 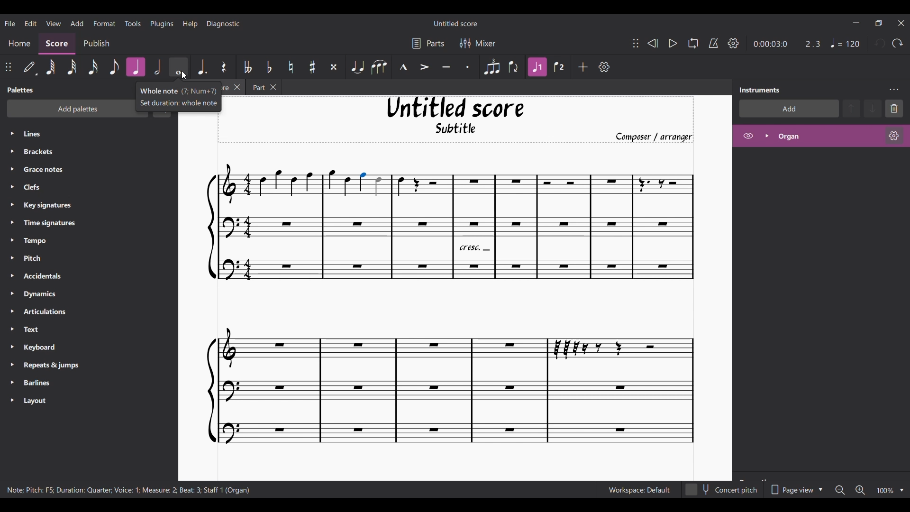 What do you see at coordinates (653, 44) in the screenshot?
I see `Rewind` at bounding box center [653, 44].